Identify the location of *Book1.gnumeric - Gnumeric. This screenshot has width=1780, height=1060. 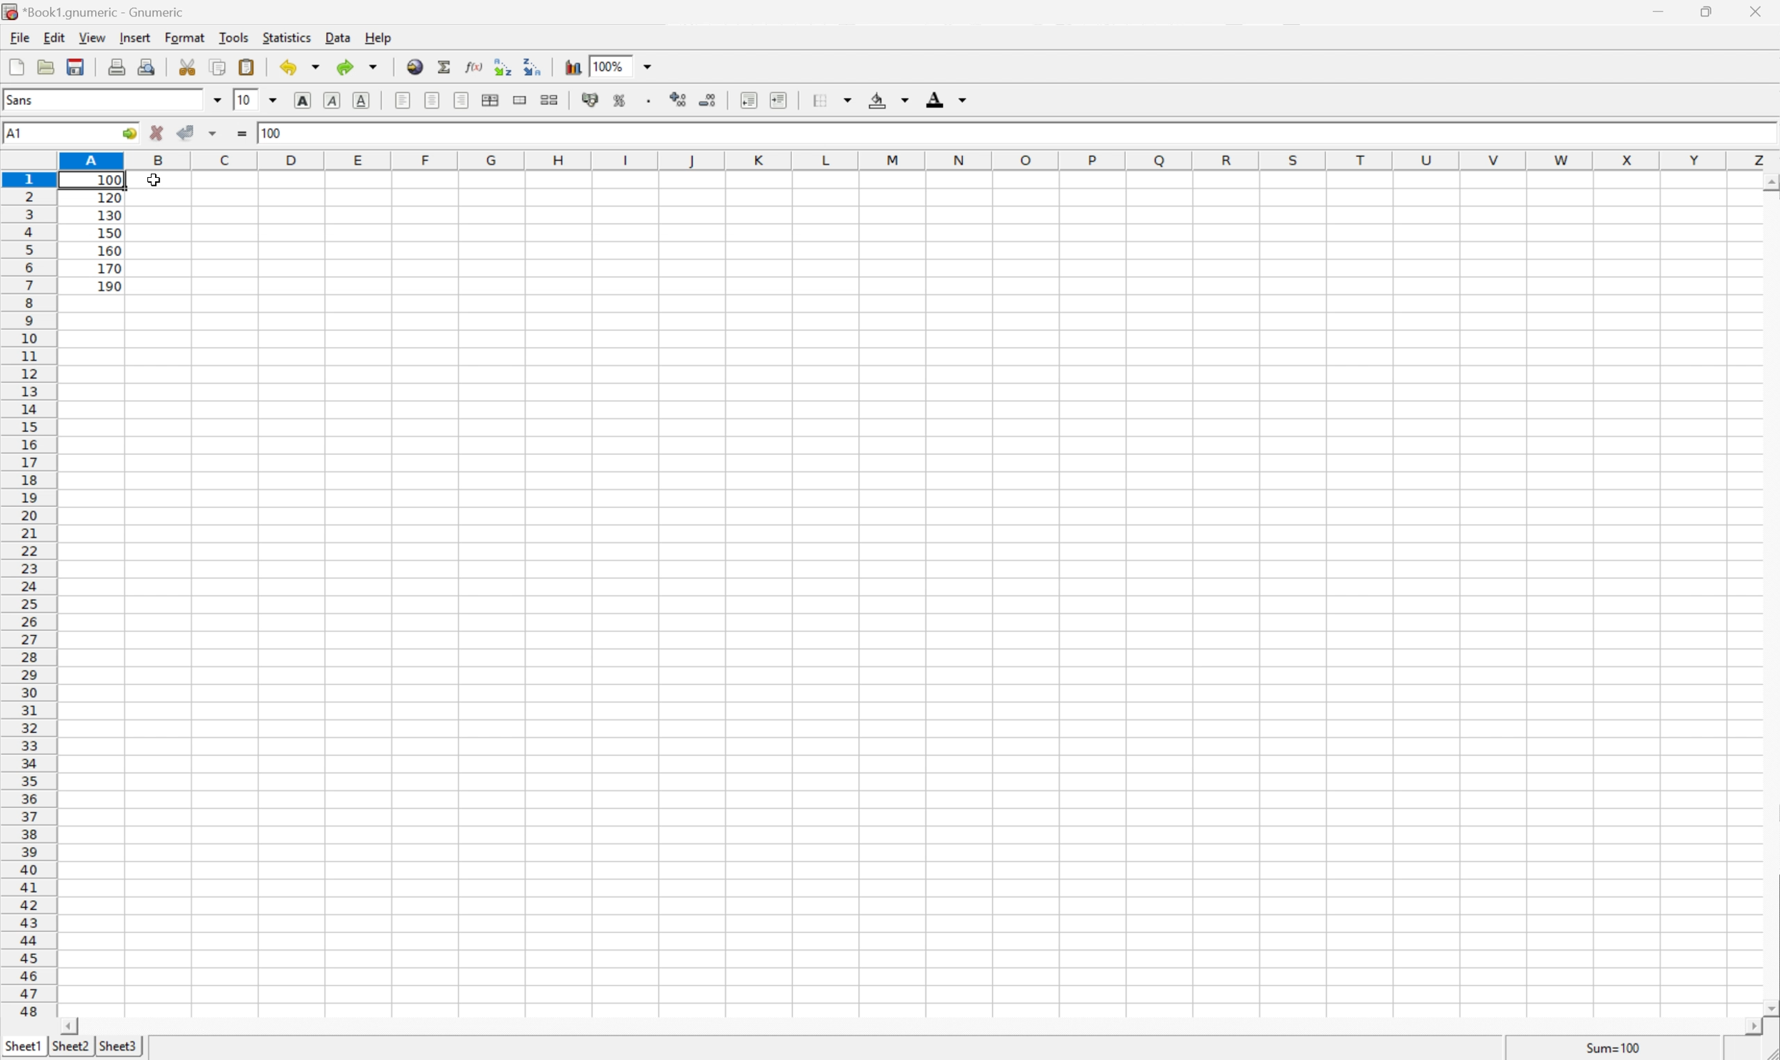
(98, 10).